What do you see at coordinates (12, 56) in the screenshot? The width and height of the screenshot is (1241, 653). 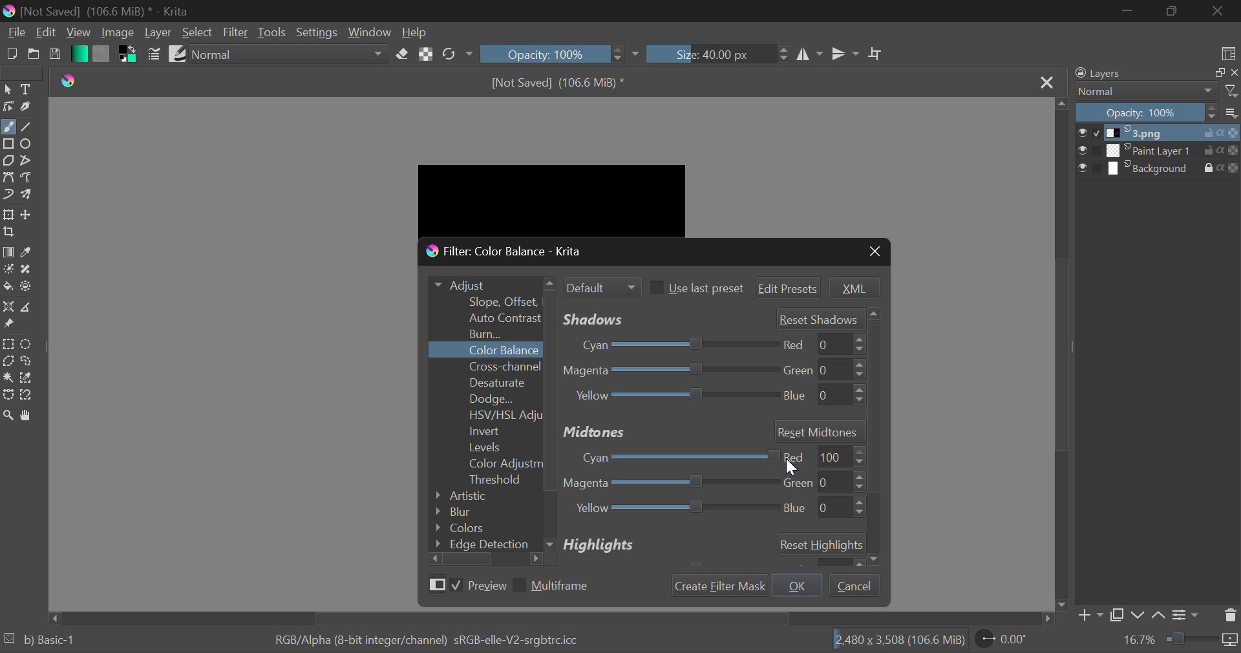 I see `New` at bounding box center [12, 56].